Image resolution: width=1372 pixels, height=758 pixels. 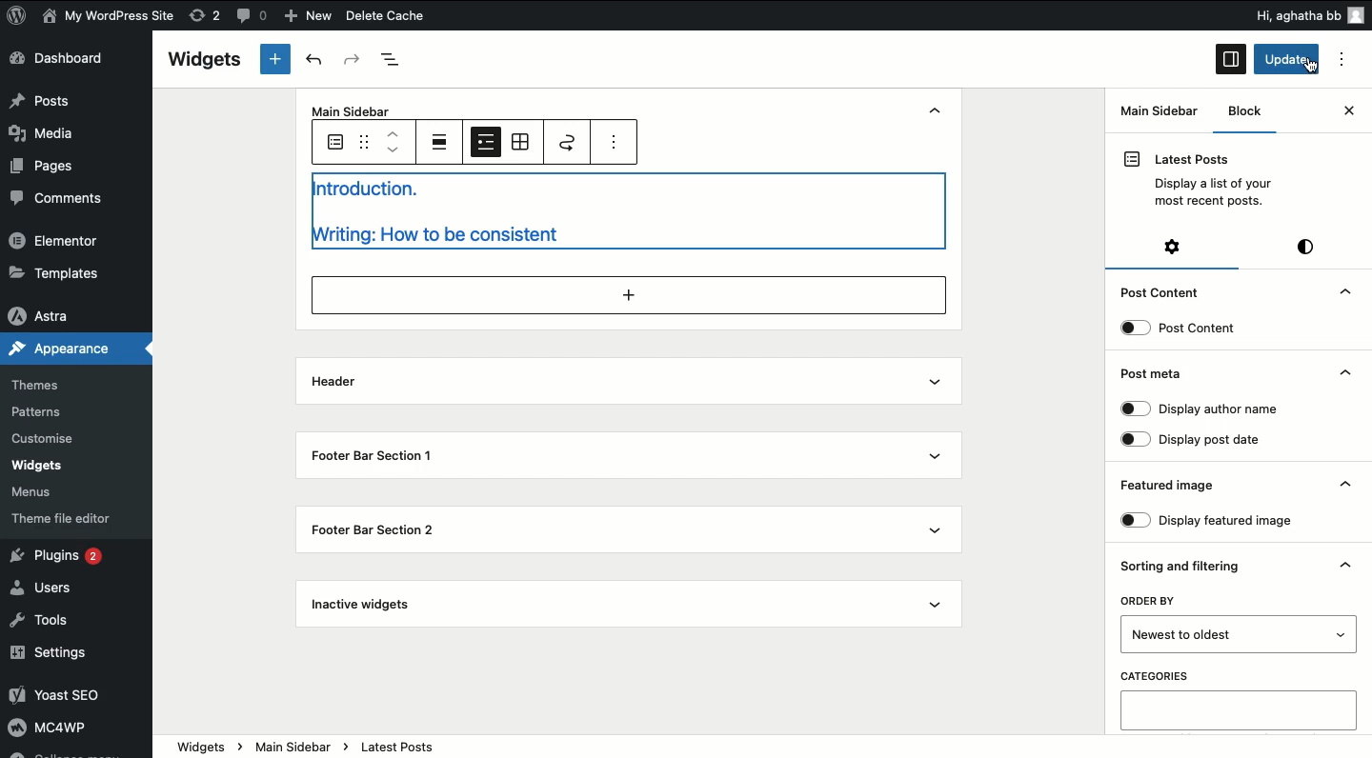 I want to click on CATEGORIES, so click(x=1155, y=675).